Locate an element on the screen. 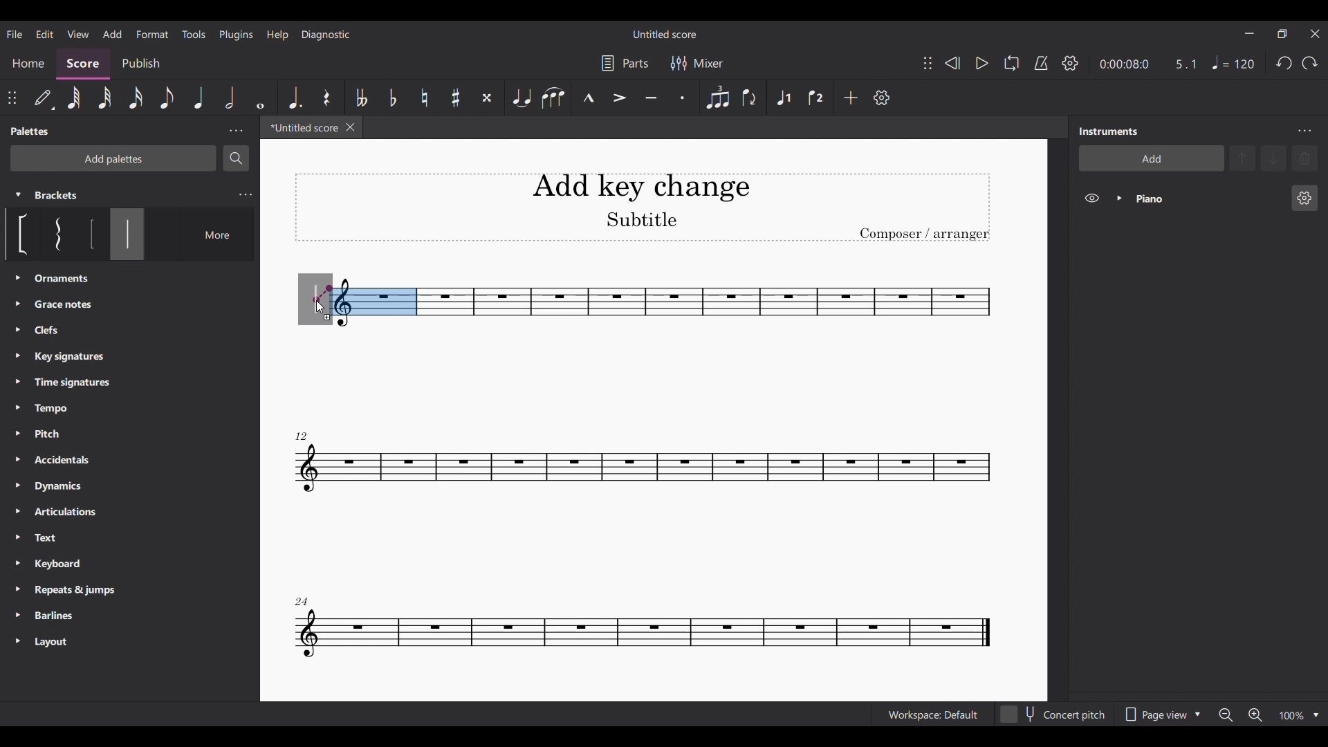 This screenshot has width=1328, height=747. Quarter note is located at coordinates (201, 98).